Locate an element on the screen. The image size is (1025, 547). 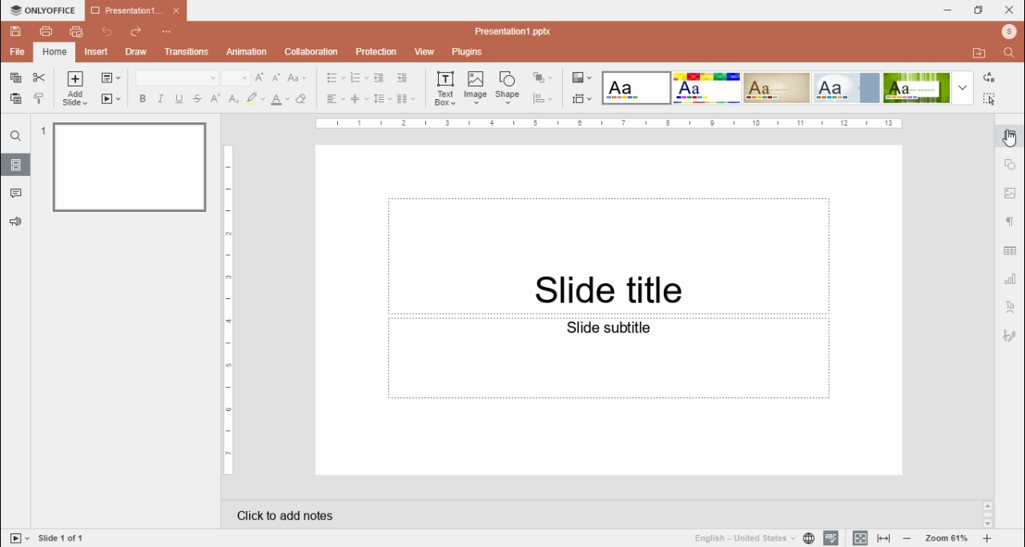
plugins is located at coordinates (468, 53).